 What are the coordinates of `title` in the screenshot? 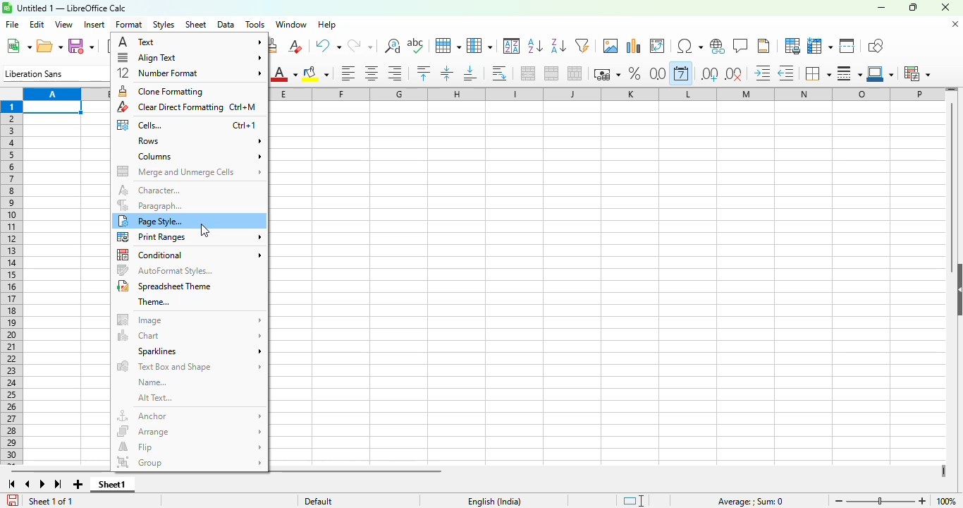 It's located at (72, 8).